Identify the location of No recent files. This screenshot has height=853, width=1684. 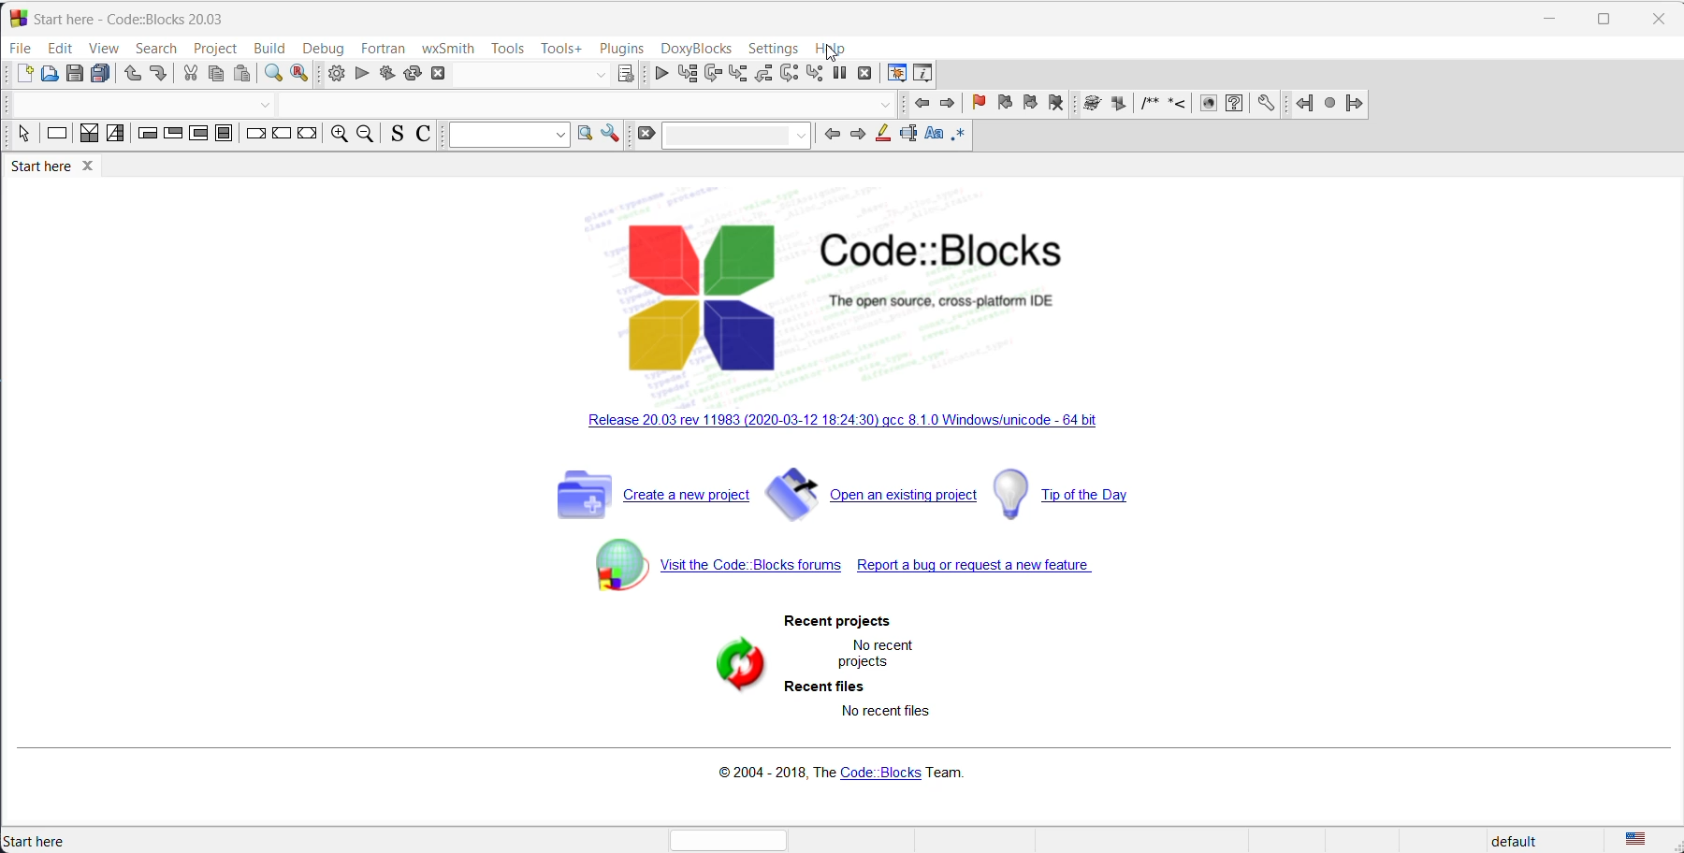
(885, 710).